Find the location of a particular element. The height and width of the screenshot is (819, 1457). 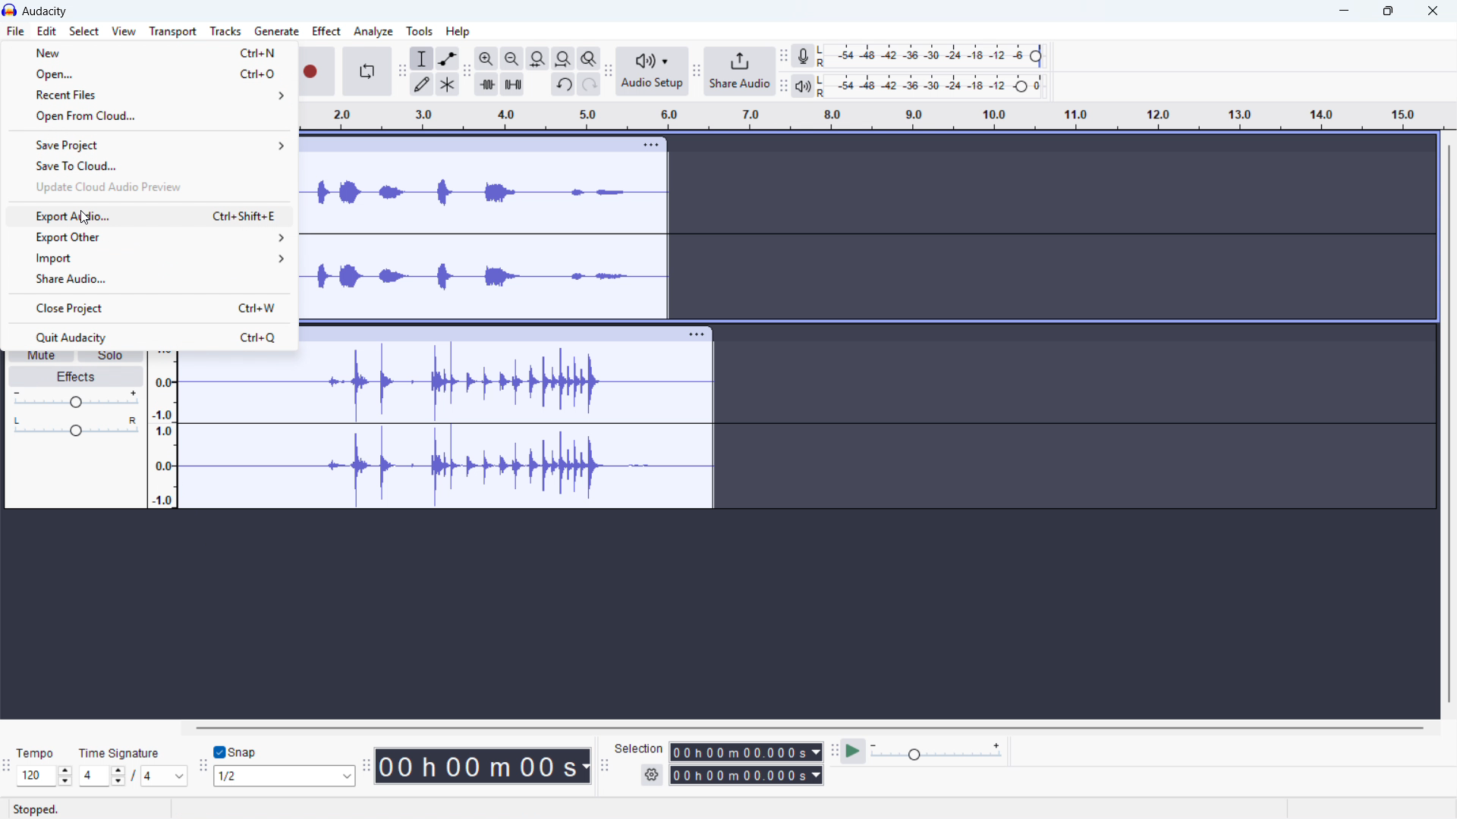

recording level is located at coordinates (934, 56).